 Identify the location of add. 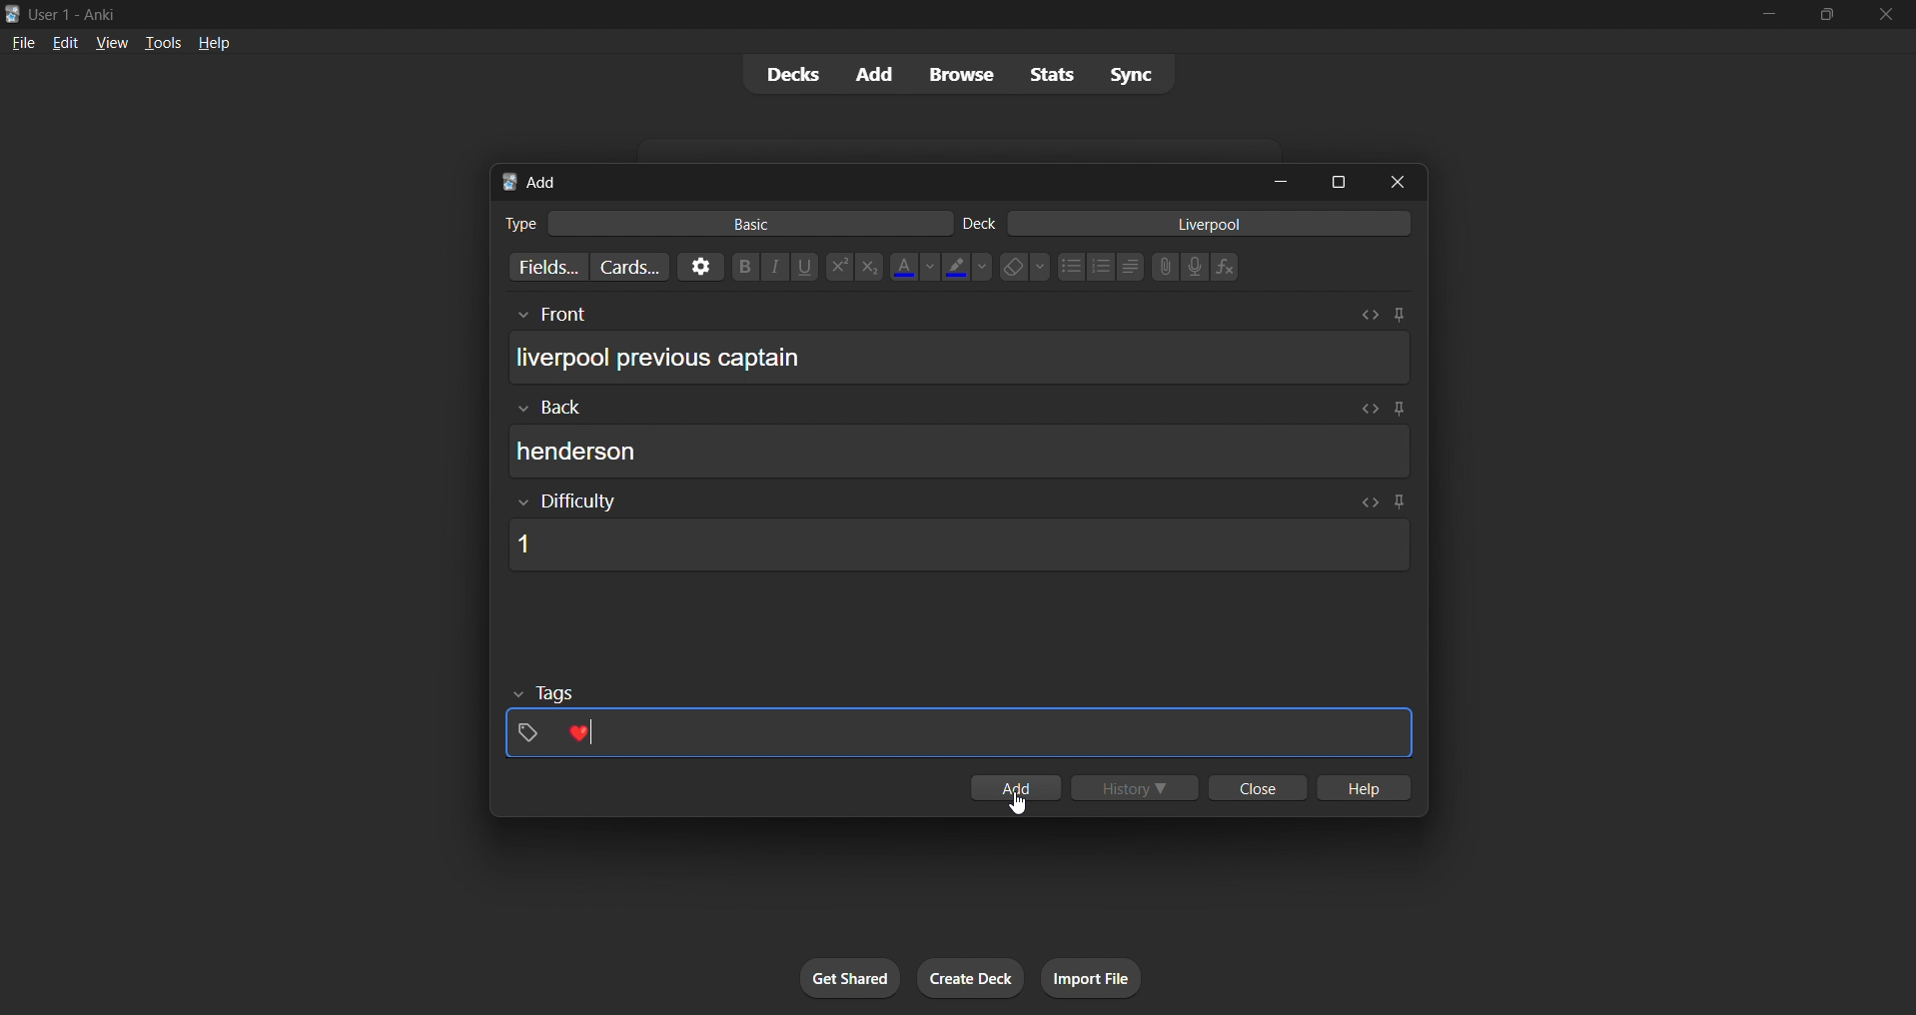
(1014, 781).